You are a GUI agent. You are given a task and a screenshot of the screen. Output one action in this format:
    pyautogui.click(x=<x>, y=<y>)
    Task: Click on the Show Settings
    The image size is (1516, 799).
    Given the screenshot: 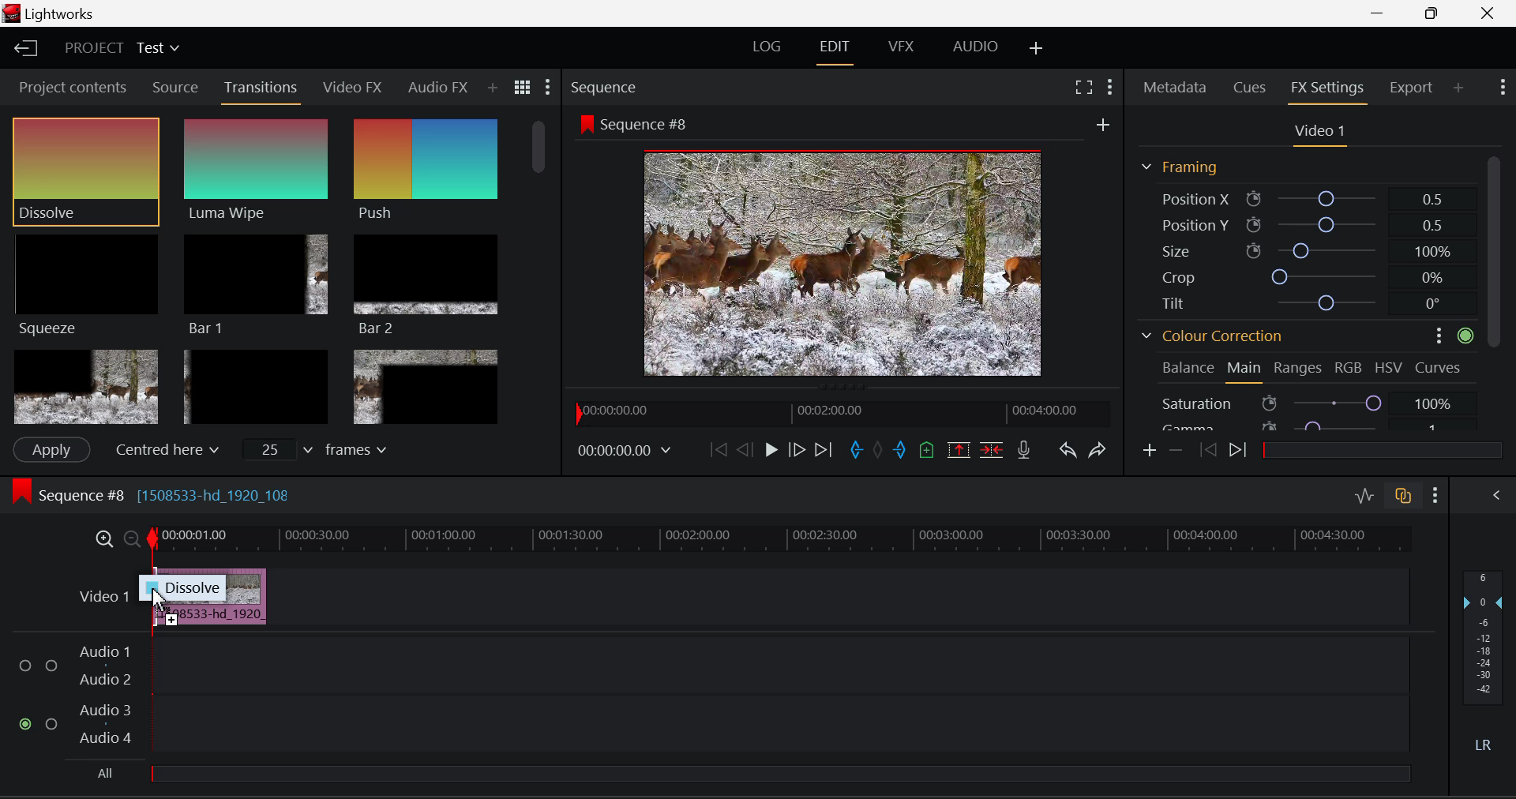 What is the action you would take?
    pyautogui.click(x=1109, y=88)
    